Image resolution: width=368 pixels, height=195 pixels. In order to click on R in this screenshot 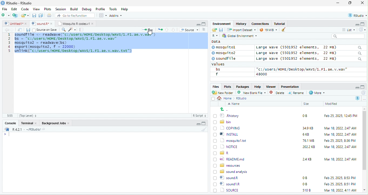, I will do `click(215, 36)`.